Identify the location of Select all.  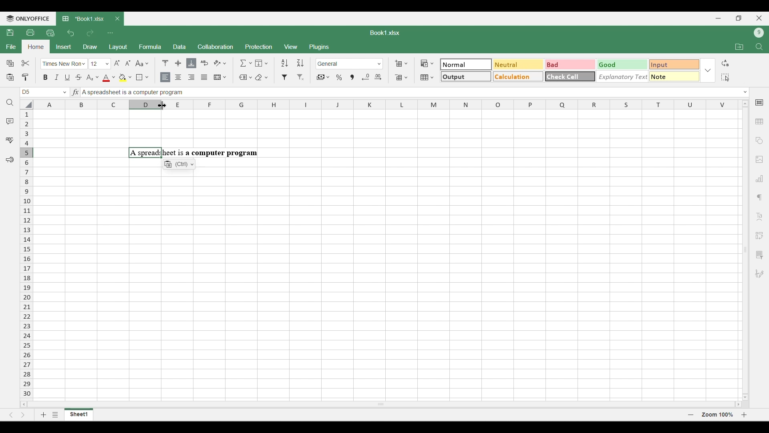
(725, 77).